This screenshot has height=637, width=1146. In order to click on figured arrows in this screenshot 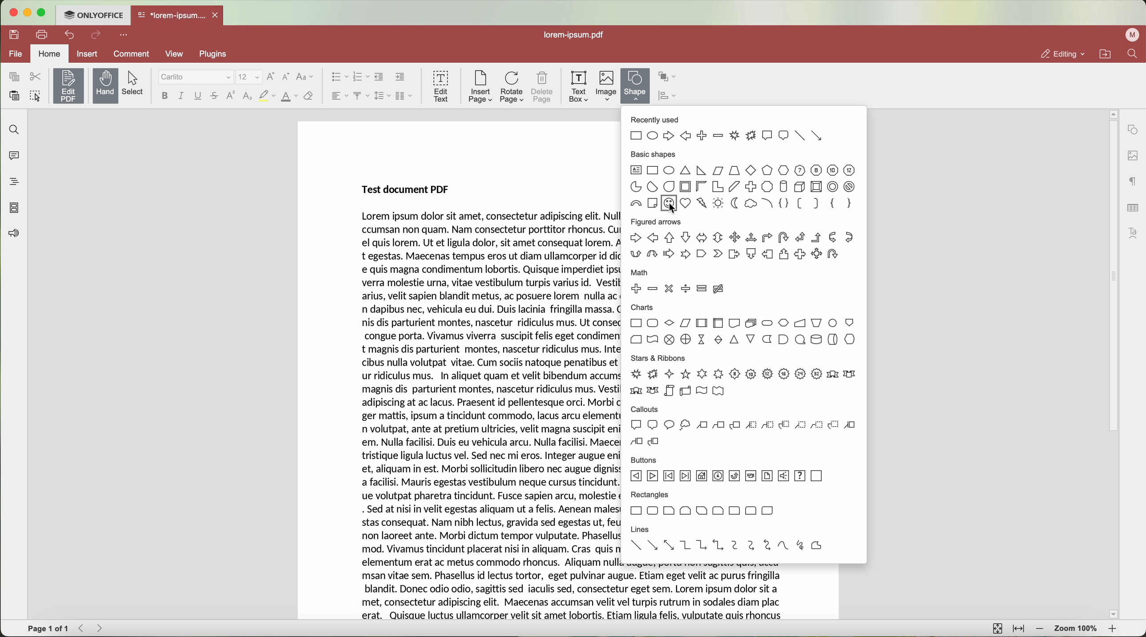, I will do `click(740, 242)`.